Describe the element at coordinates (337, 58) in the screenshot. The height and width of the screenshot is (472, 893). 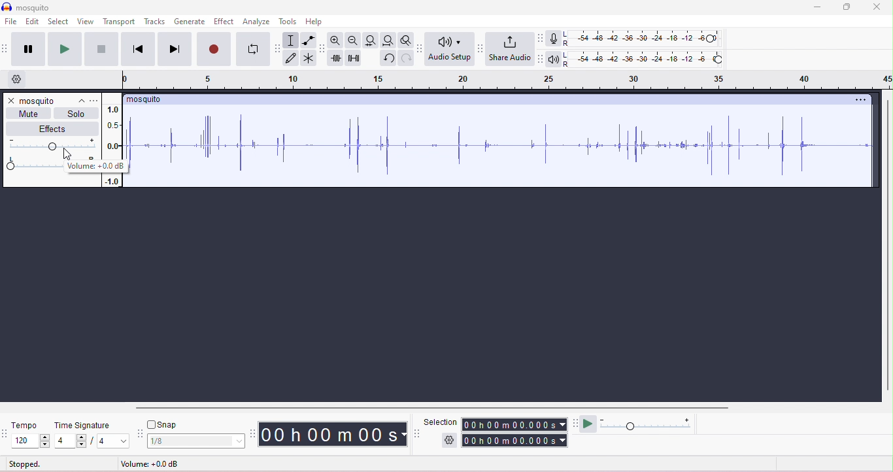
I see `trim outside selection` at that location.